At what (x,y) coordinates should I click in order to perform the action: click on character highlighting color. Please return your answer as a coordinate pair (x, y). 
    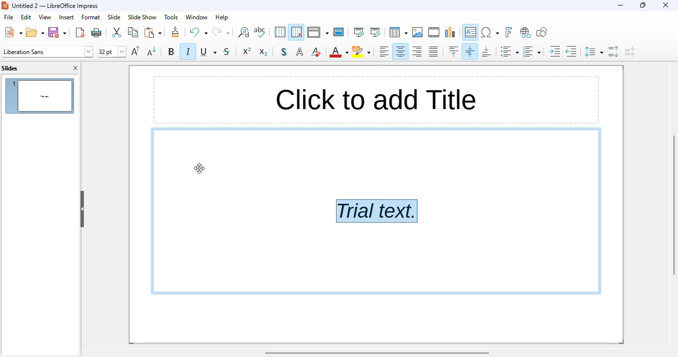
    Looking at the image, I should click on (361, 52).